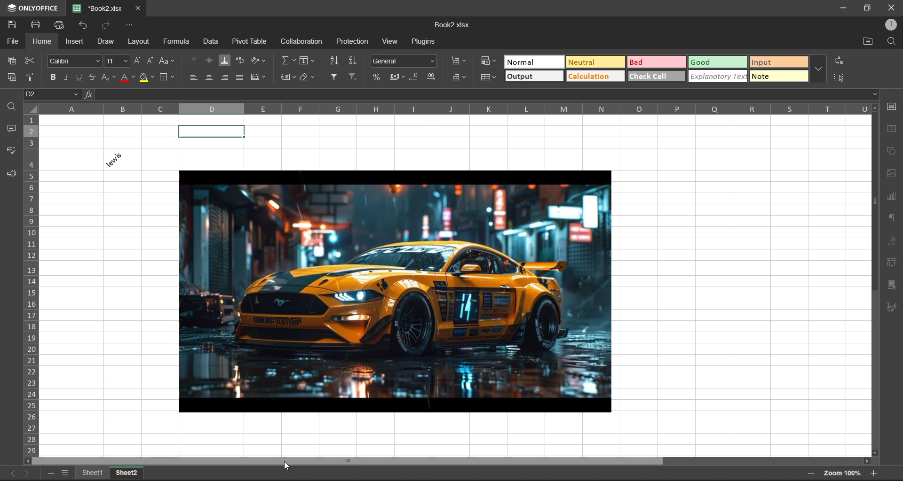  I want to click on cut, so click(29, 62).